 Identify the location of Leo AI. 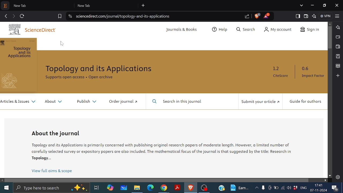
(314, 16).